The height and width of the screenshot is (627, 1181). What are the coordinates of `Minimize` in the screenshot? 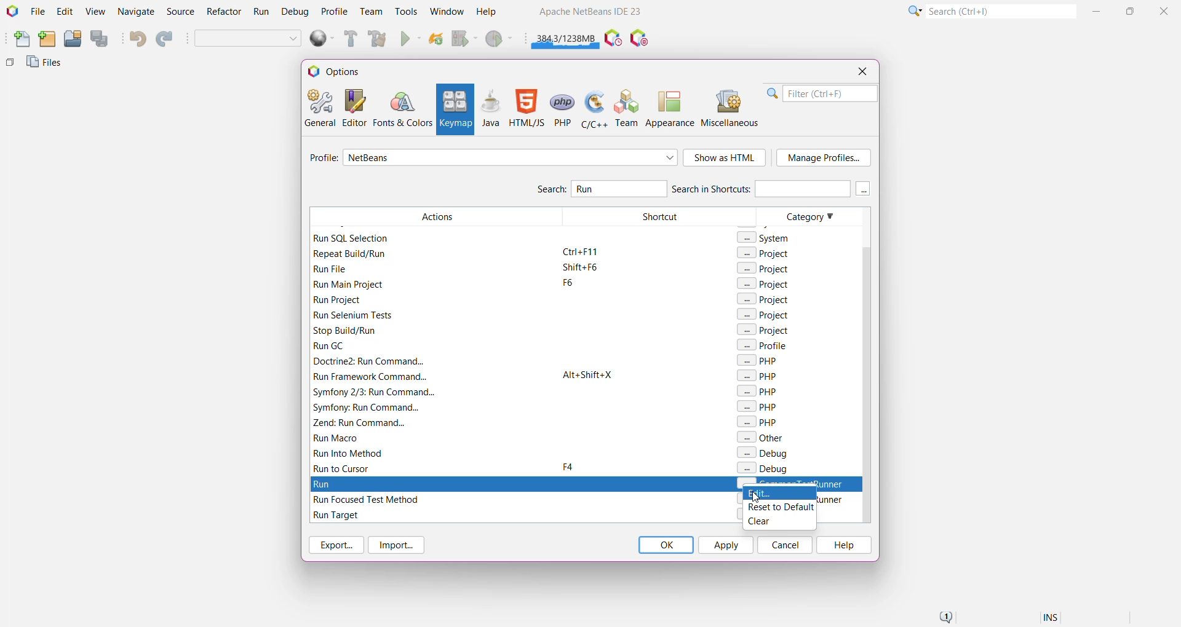 It's located at (1098, 11).